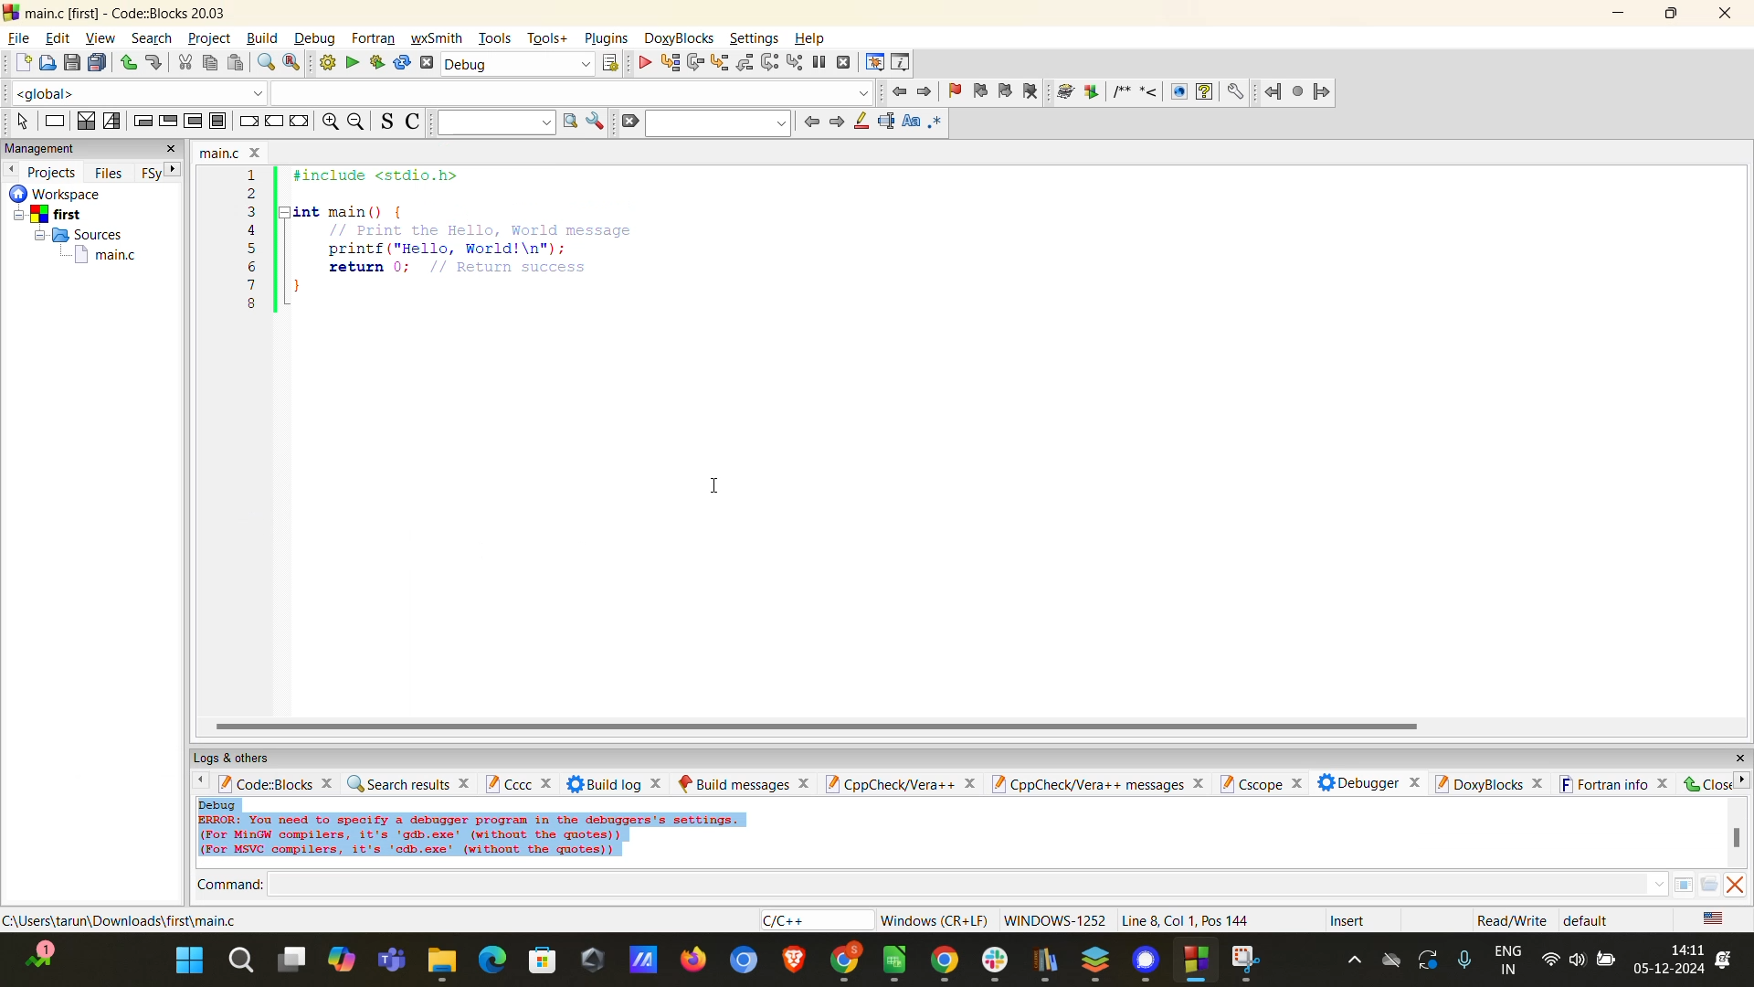 Image resolution: width=1754 pixels, height=987 pixels. I want to click on paste, so click(236, 62).